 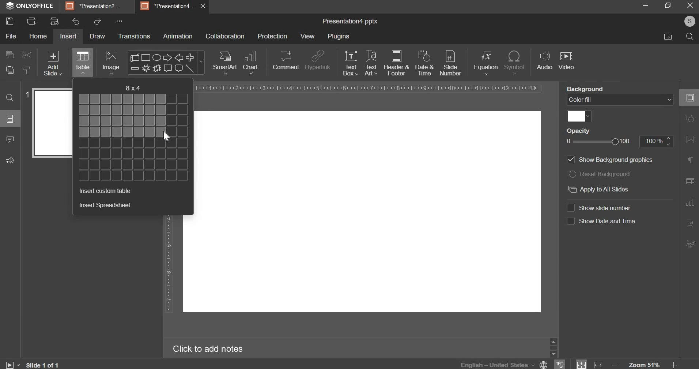 I want to click on click to add notes, so click(x=207, y=350).